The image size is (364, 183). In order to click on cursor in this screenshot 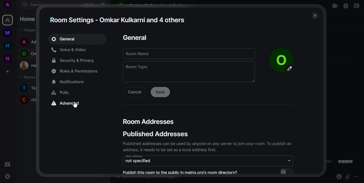, I will do `click(75, 107)`.